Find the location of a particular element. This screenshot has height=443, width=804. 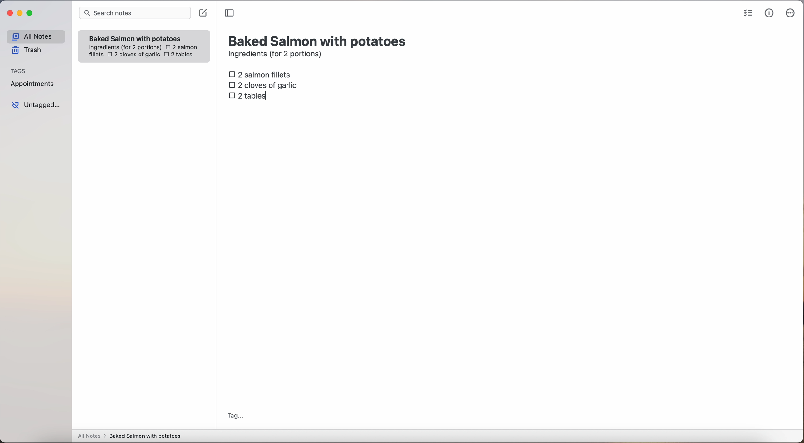

close Simplenote is located at coordinates (9, 13).